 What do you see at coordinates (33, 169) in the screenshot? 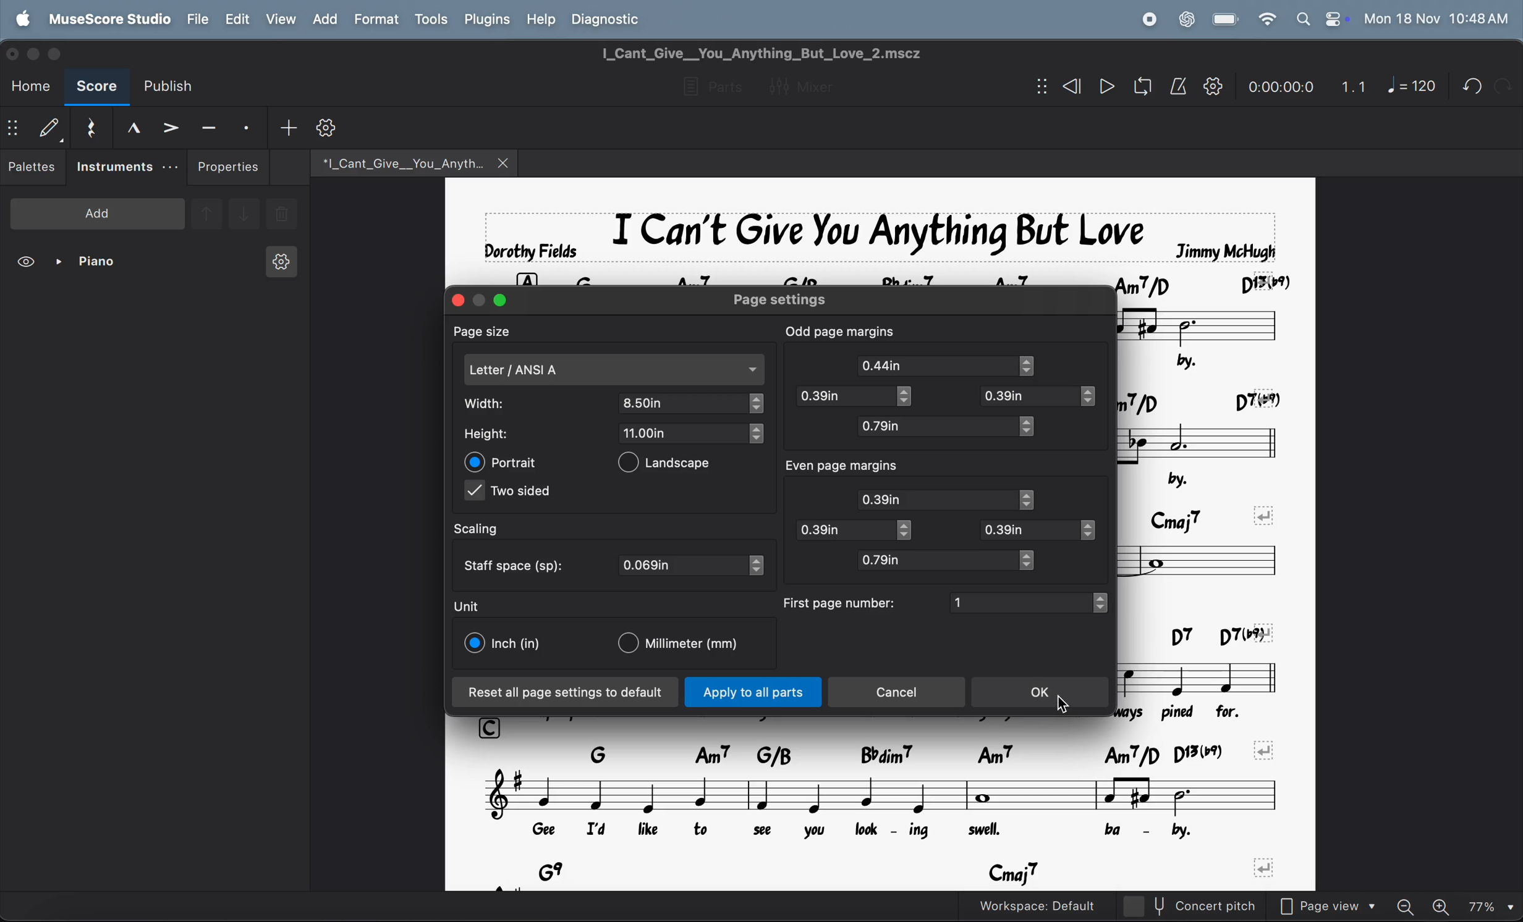
I see `palettes` at bounding box center [33, 169].